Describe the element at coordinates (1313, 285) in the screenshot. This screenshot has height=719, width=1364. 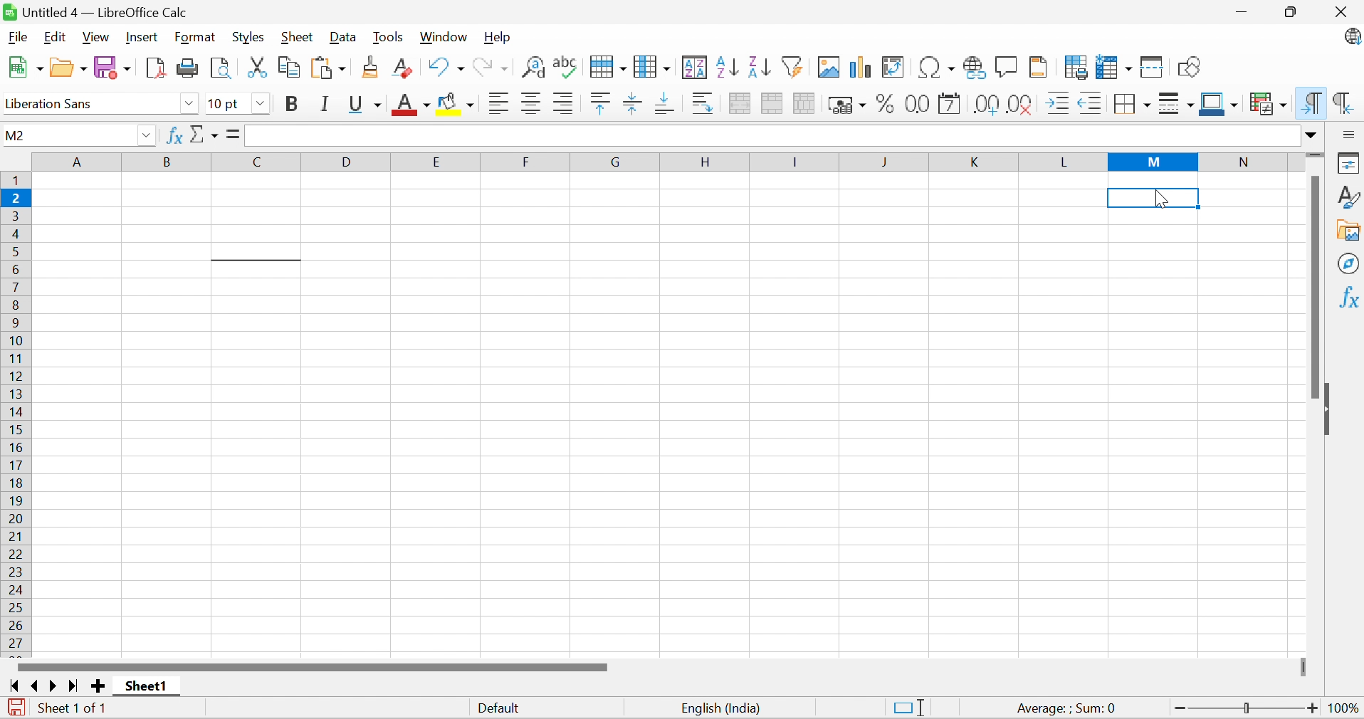
I see `Scroll bar` at that location.